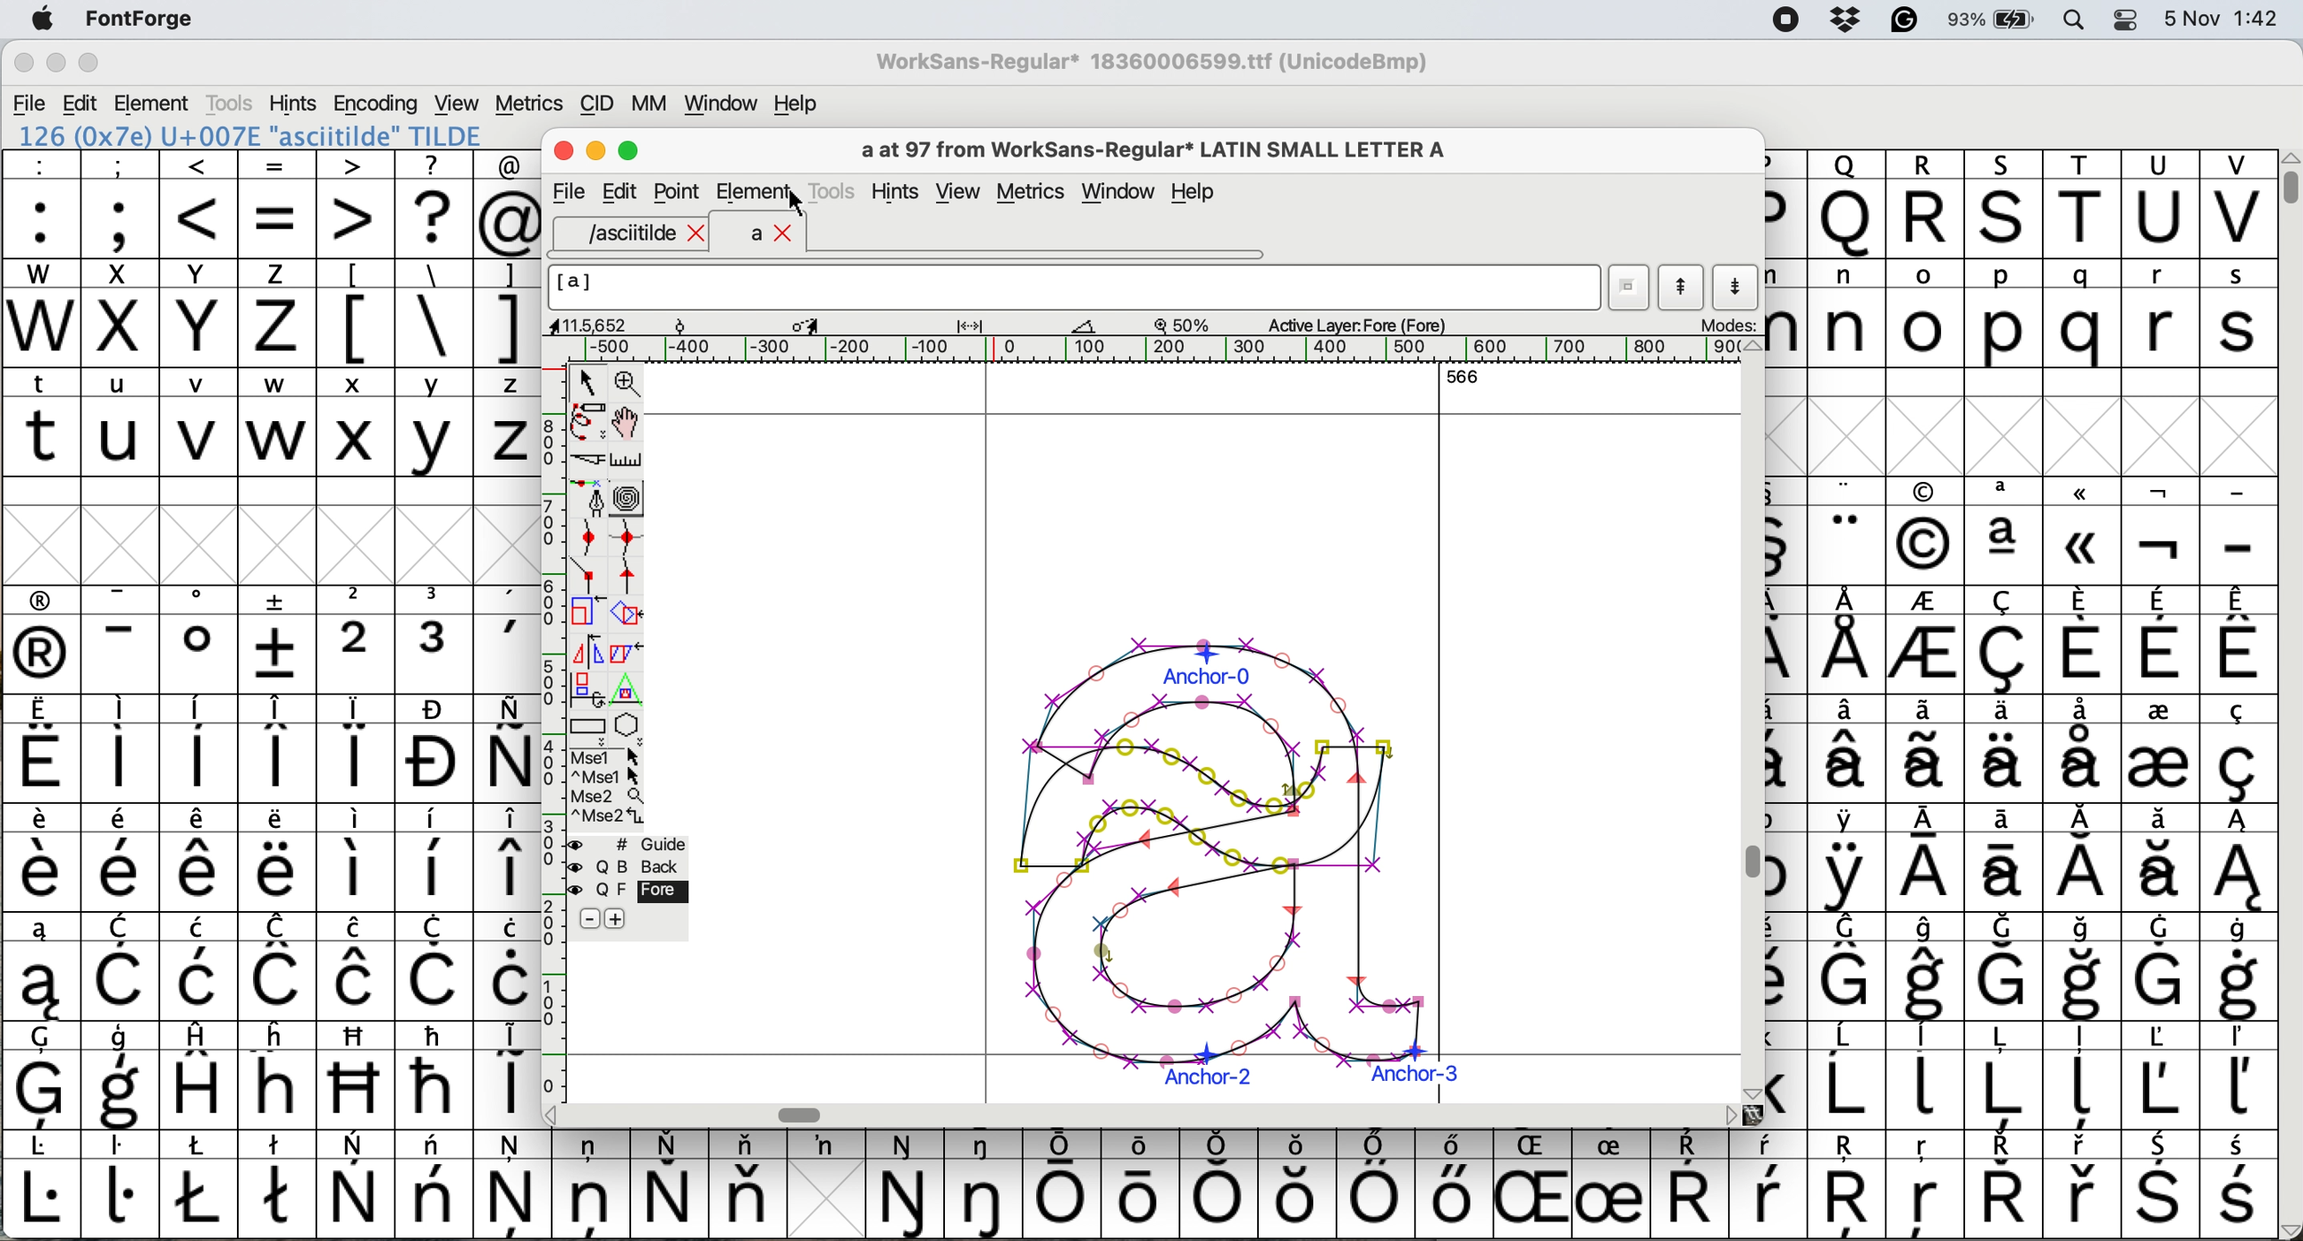 This screenshot has width=2303, height=1241. I want to click on \, so click(433, 314).